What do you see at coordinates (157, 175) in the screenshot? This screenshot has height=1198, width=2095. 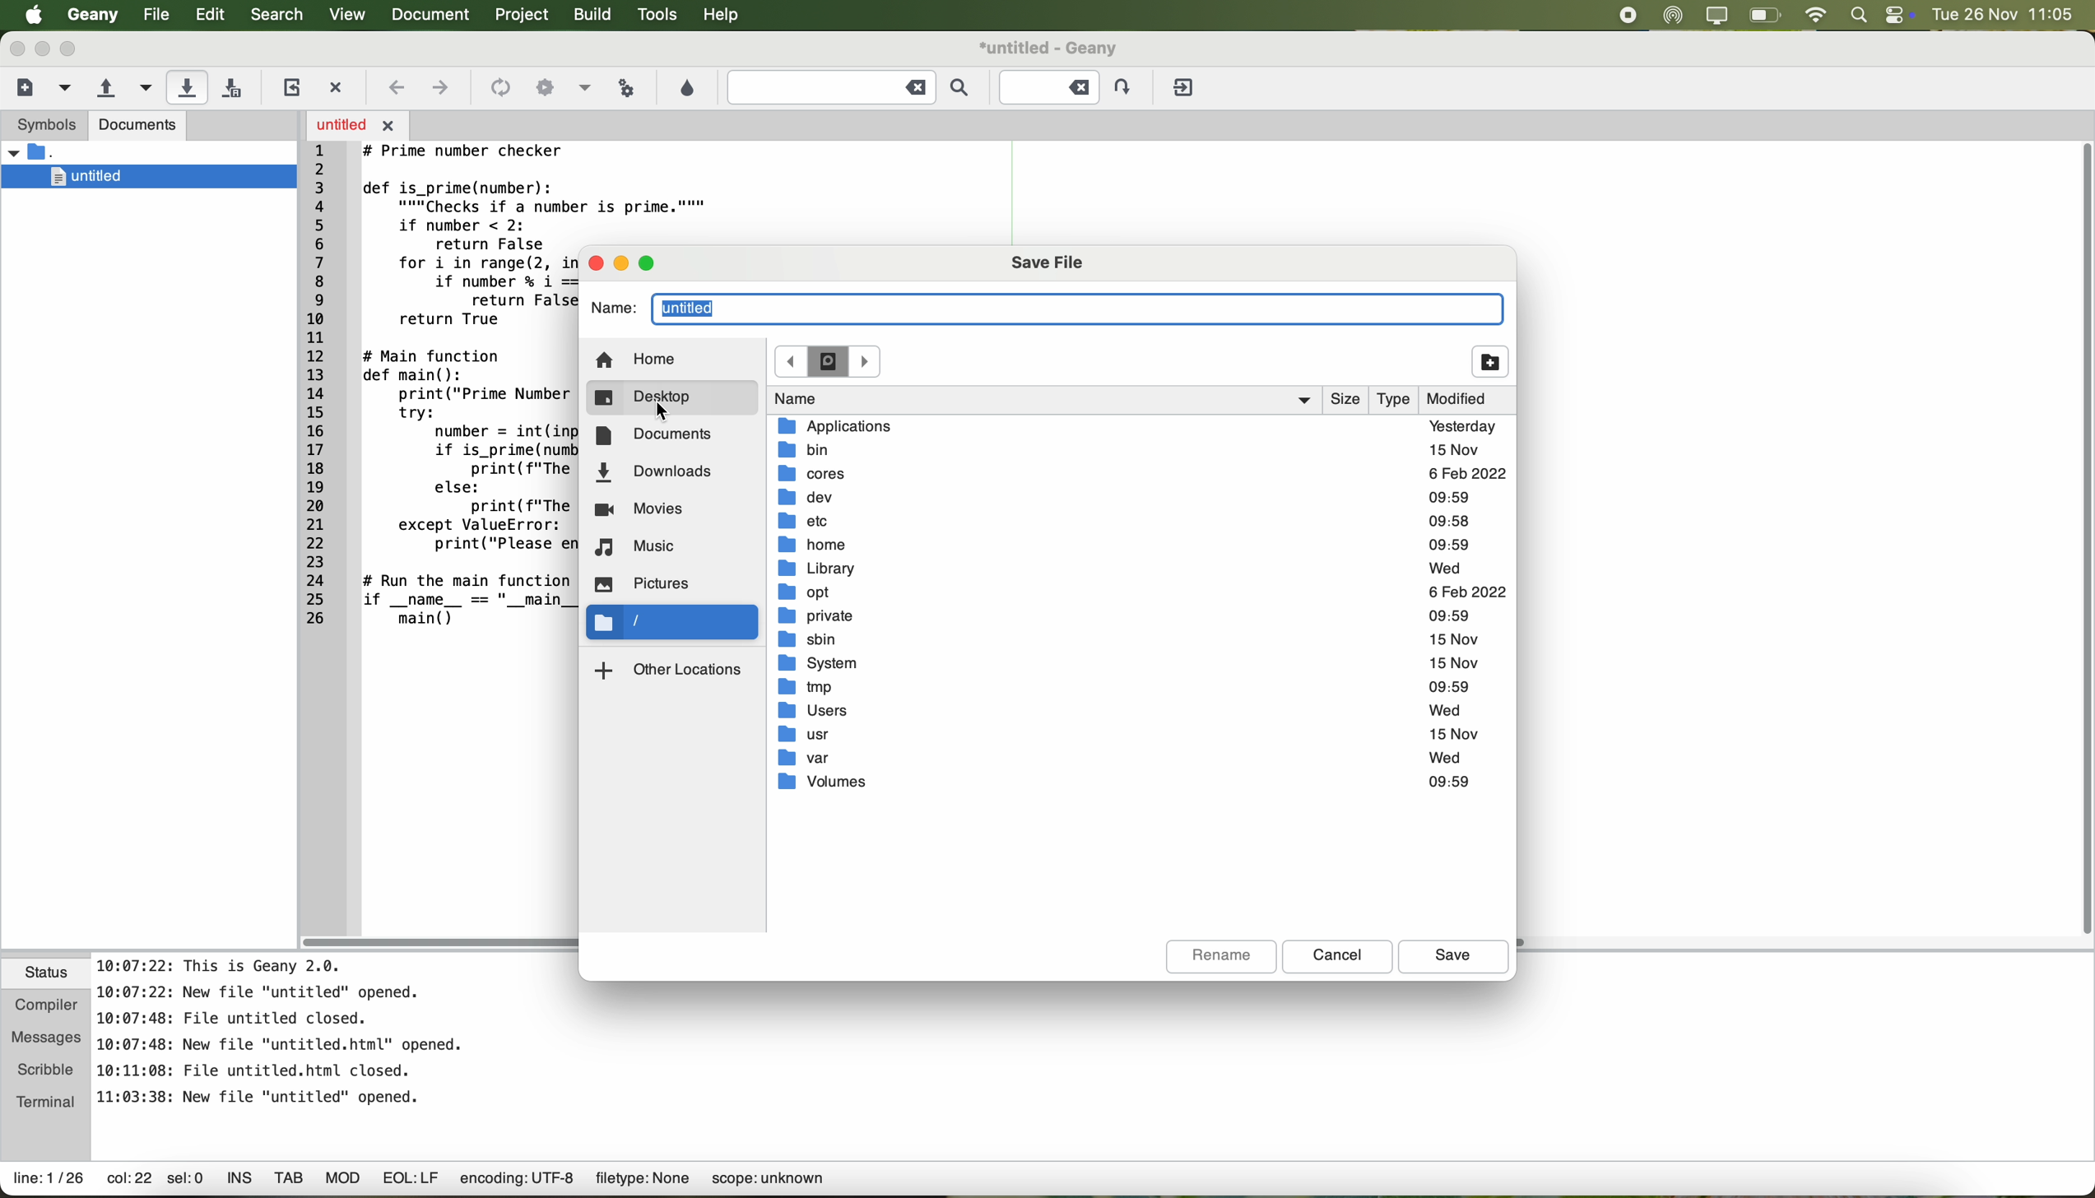 I see `untitled` at bounding box center [157, 175].